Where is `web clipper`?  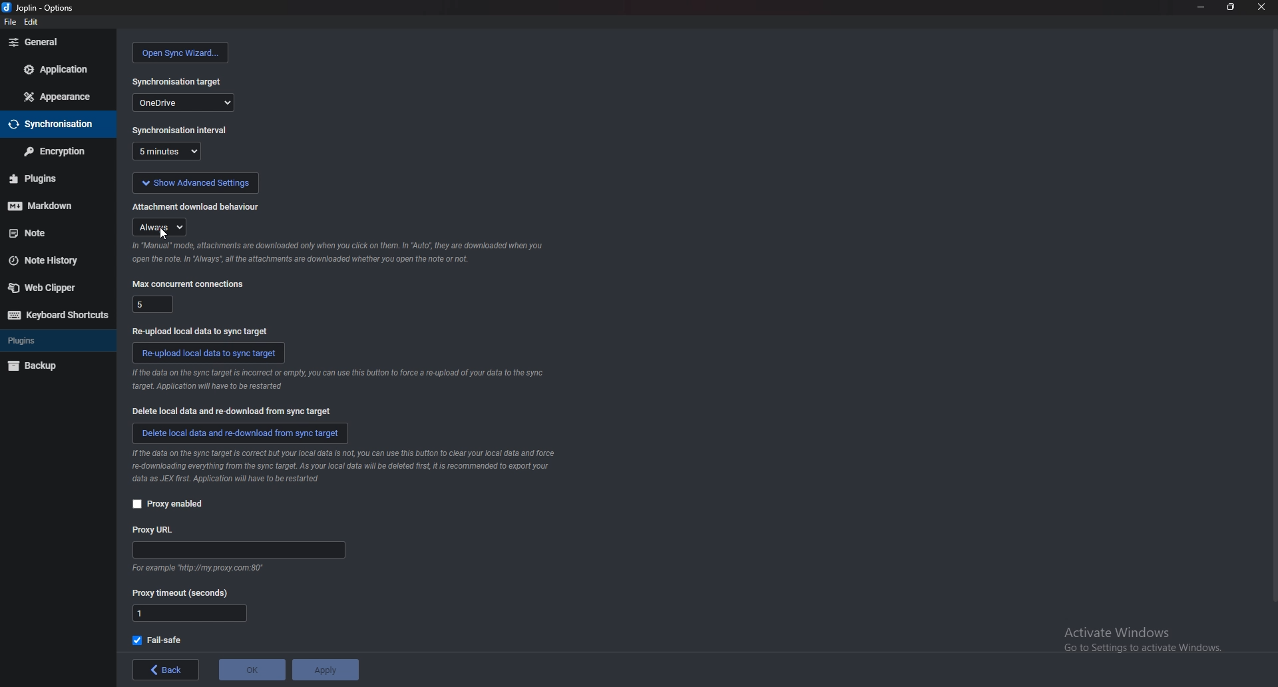 web clipper is located at coordinates (50, 288).